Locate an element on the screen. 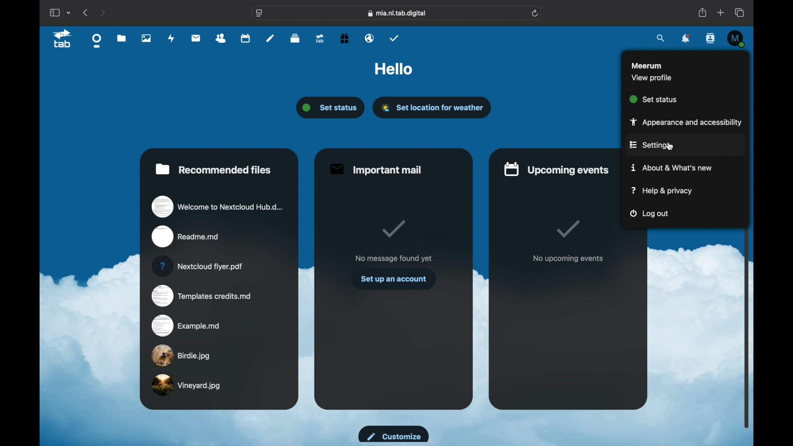 Image resolution: width=793 pixels, height=446 pixels. set status is located at coordinates (654, 99).